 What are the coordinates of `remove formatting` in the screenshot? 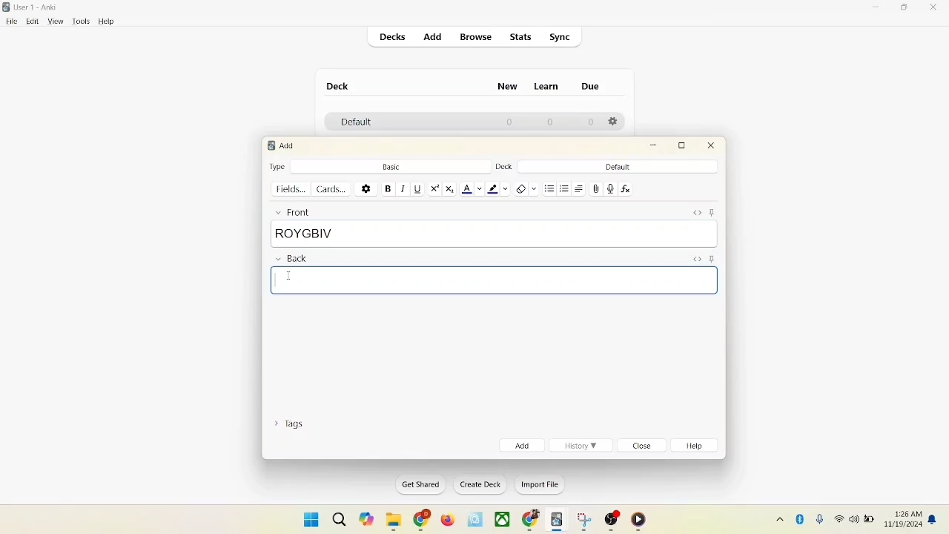 It's located at (525, 188).